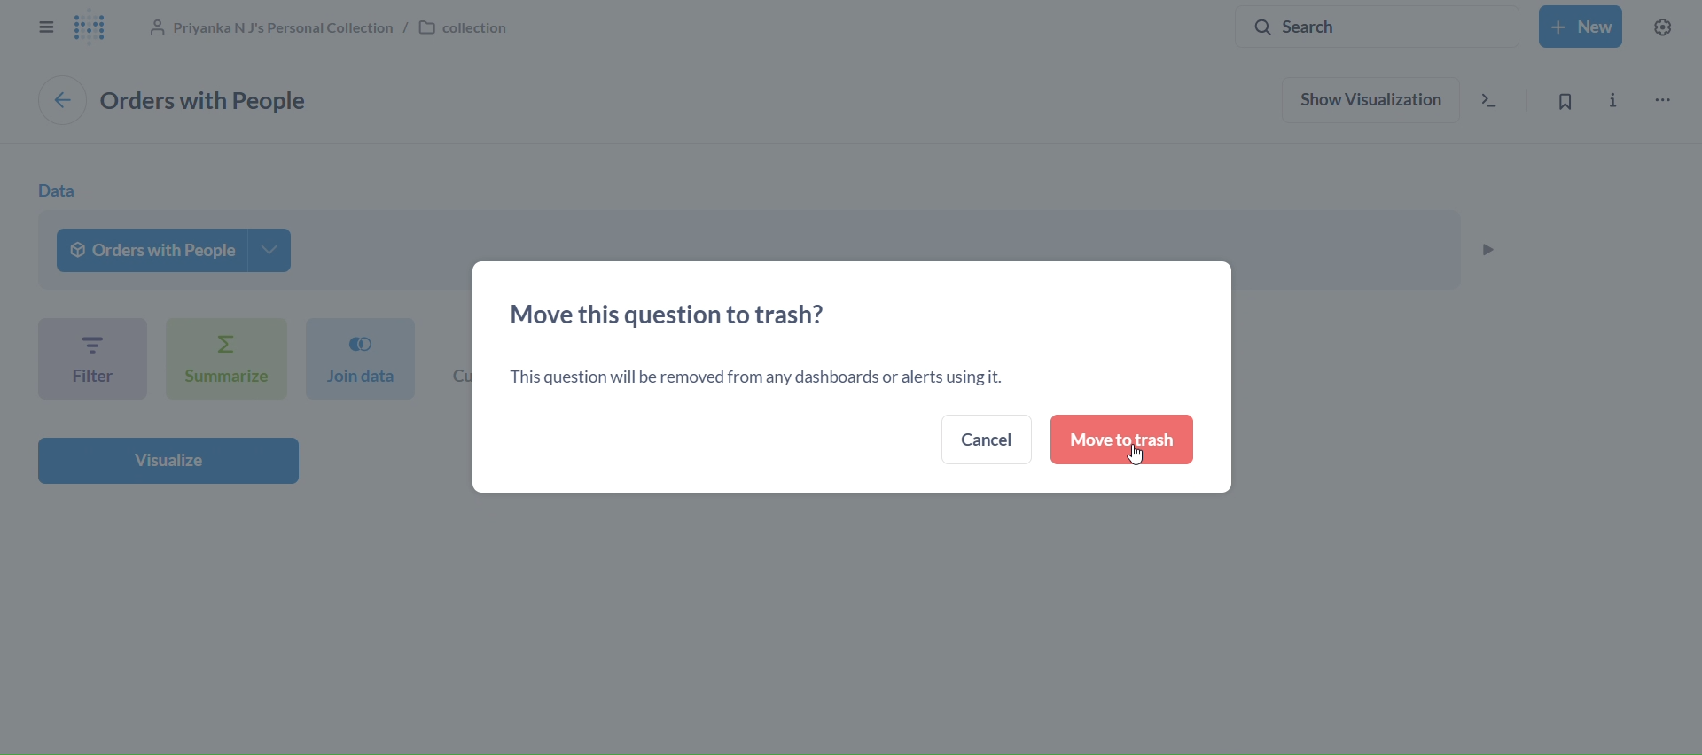  What do you see at coordinates (357, 359) in the screenshot?
I see `join dat` at bounding box center [357, 359].